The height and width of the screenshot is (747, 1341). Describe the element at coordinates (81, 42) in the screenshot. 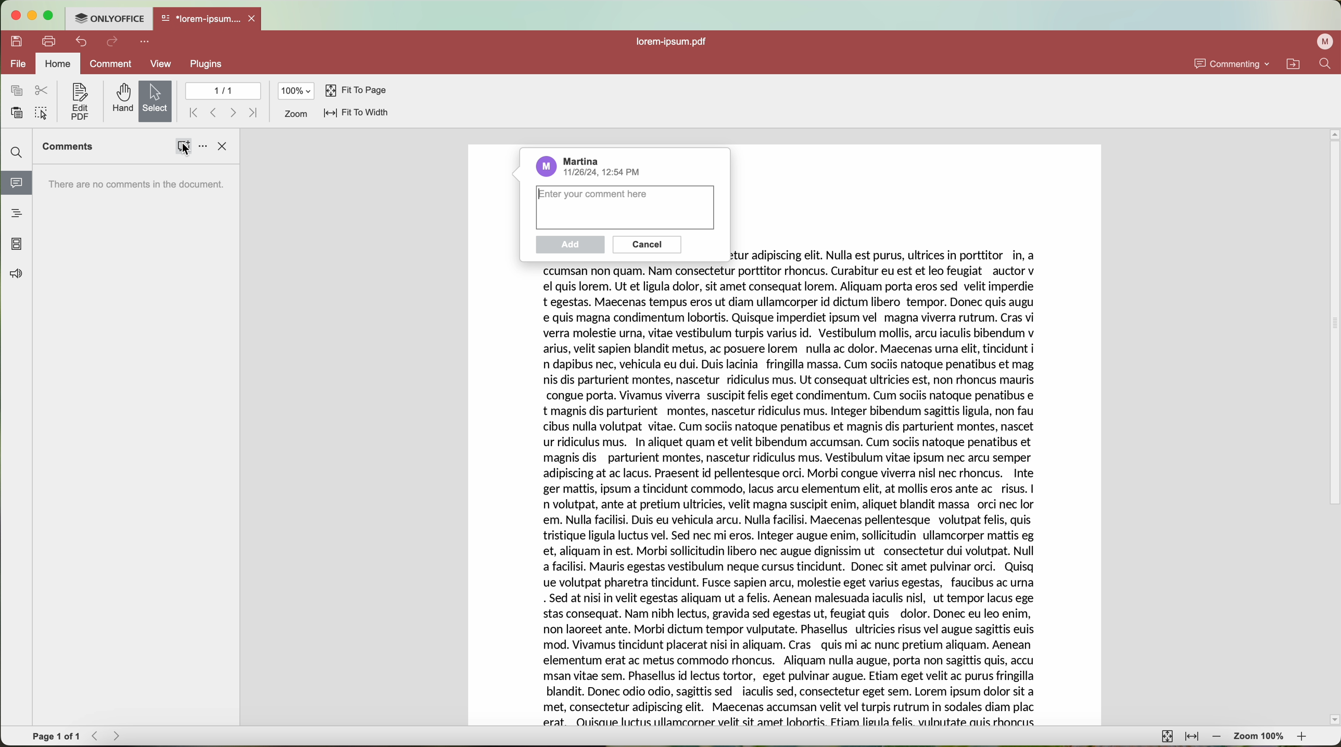

I see `undo` at that location.